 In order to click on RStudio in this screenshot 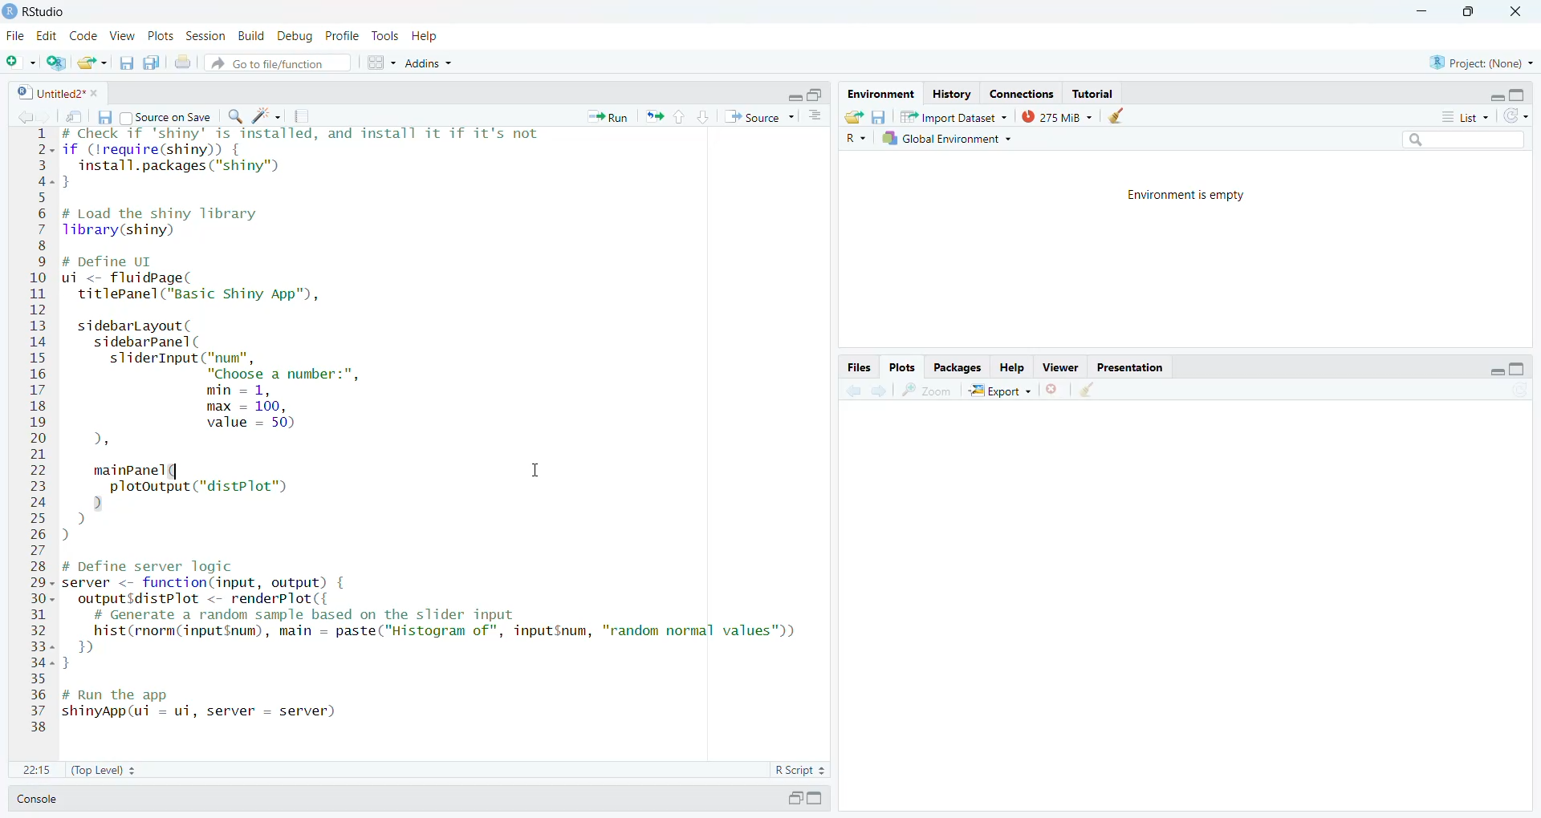, I will do `click(45, 13)`.